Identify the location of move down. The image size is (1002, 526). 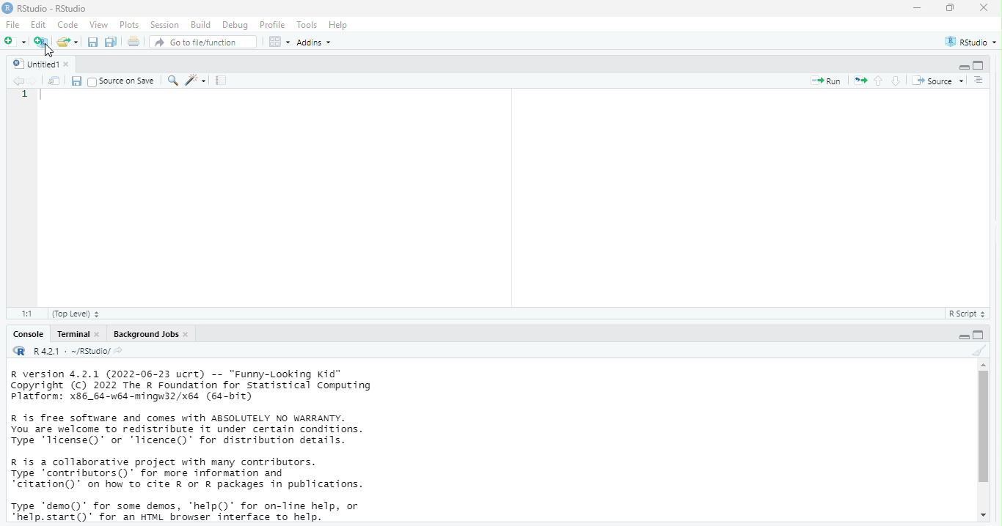
(987, 515).